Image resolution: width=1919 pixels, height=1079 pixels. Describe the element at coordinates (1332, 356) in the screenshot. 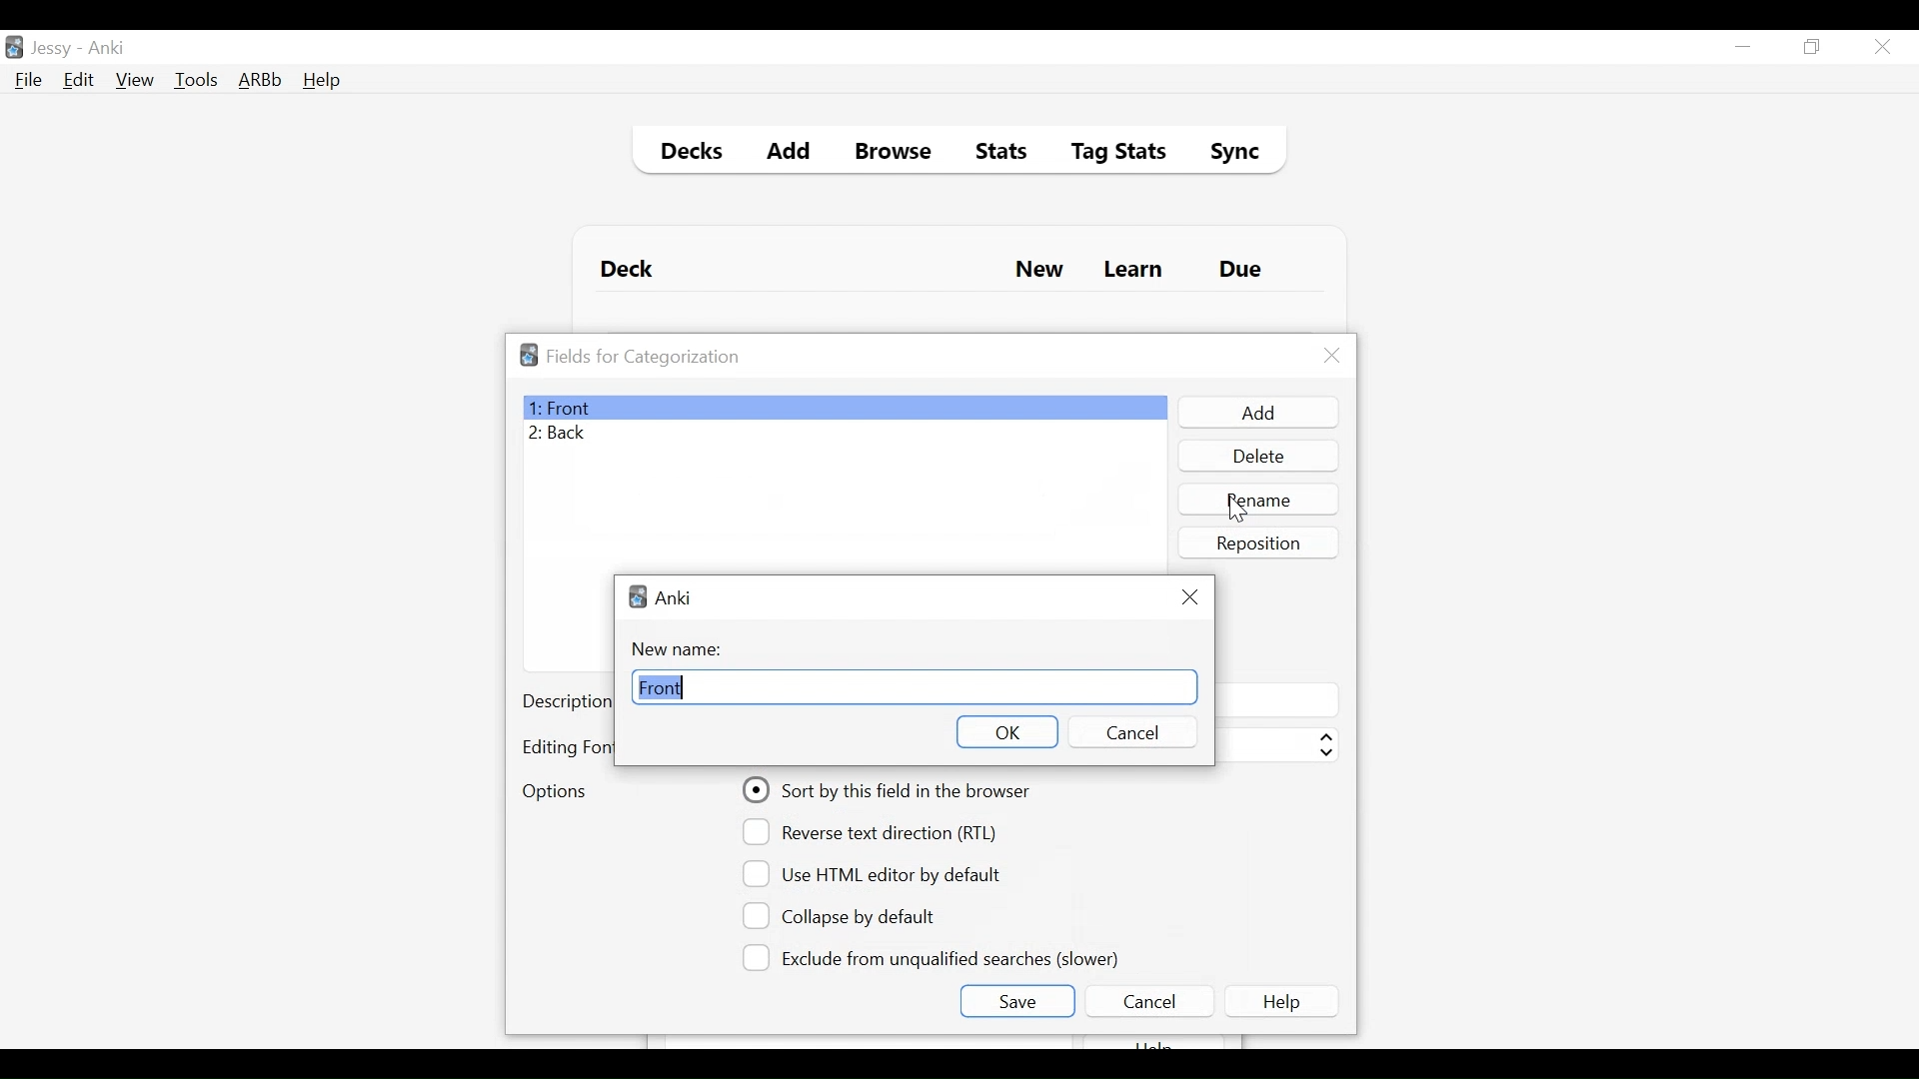

I see `Close` at that location.